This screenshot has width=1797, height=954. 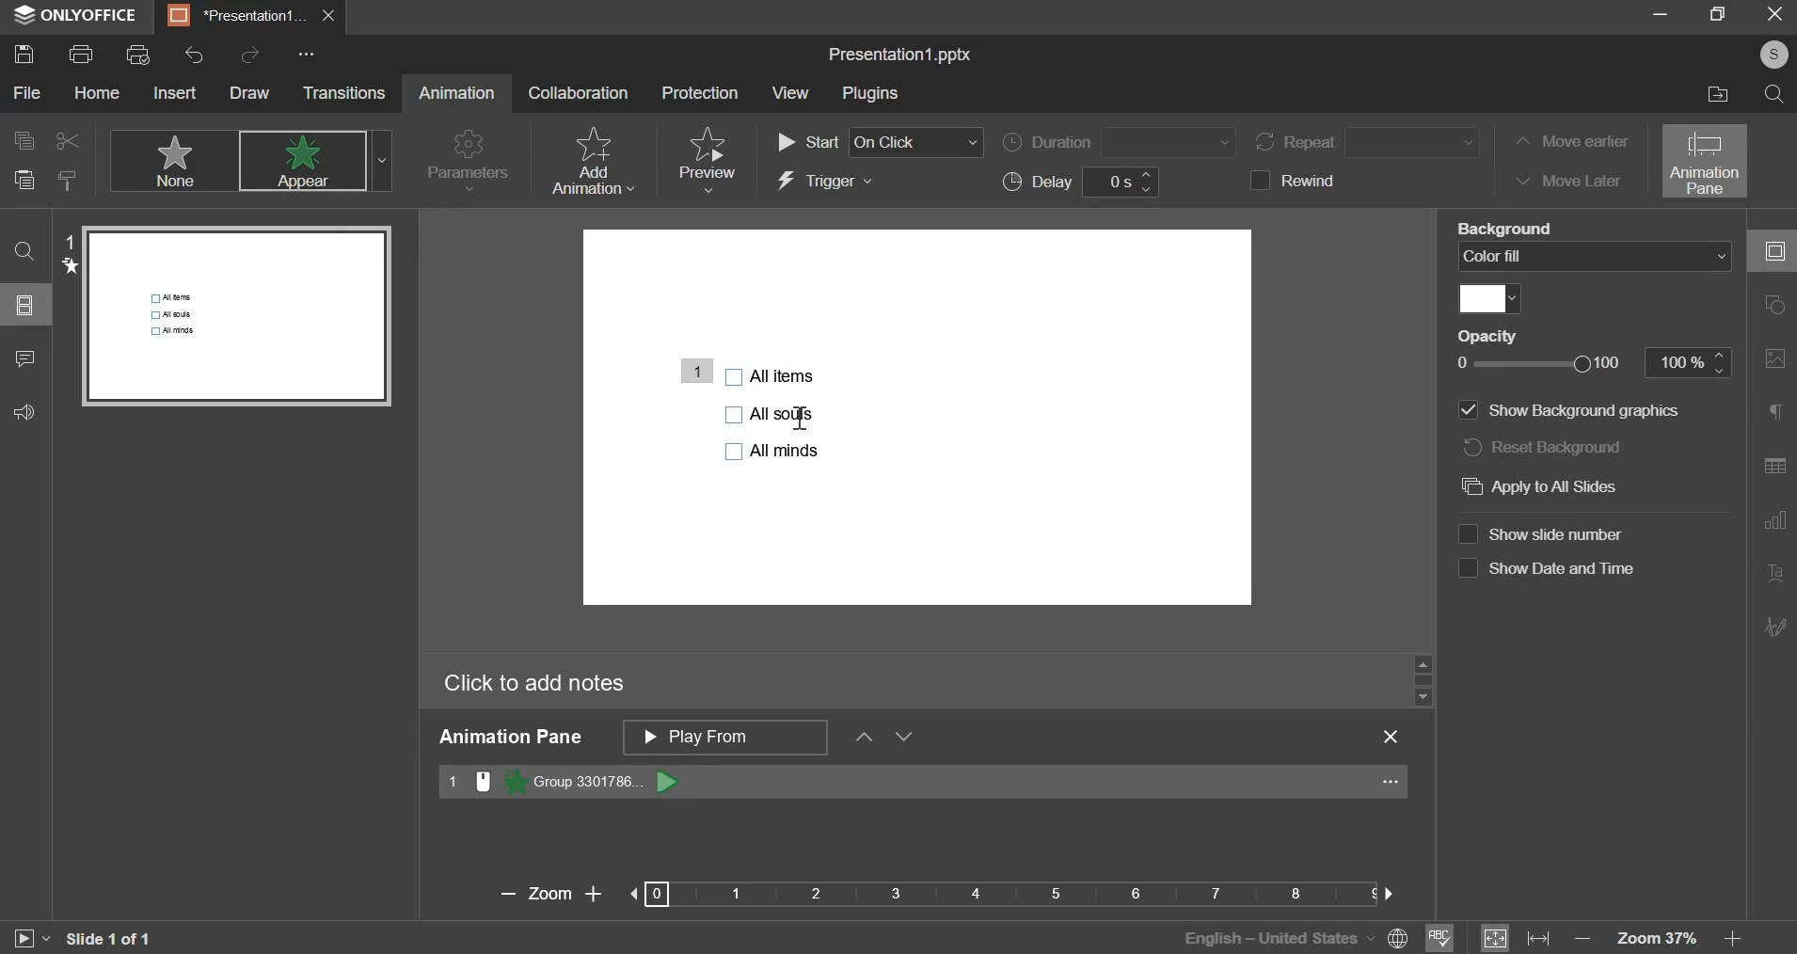 I want to click on delay, so click(x=1085, y=183).